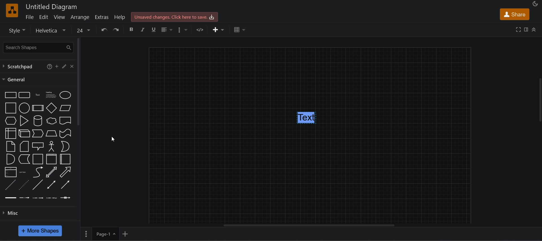  What do you see at coordinates (102, 17) in the screenshot?
I see `extras` at bounding box center [102, 17].